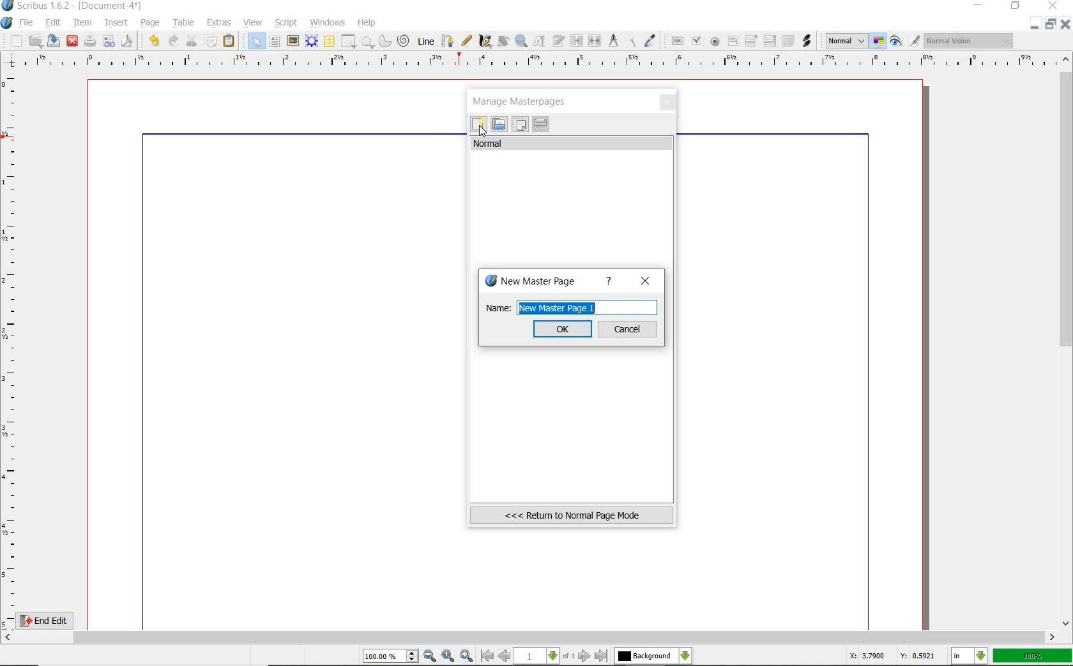  I want to click on windows, so click(327, 22).